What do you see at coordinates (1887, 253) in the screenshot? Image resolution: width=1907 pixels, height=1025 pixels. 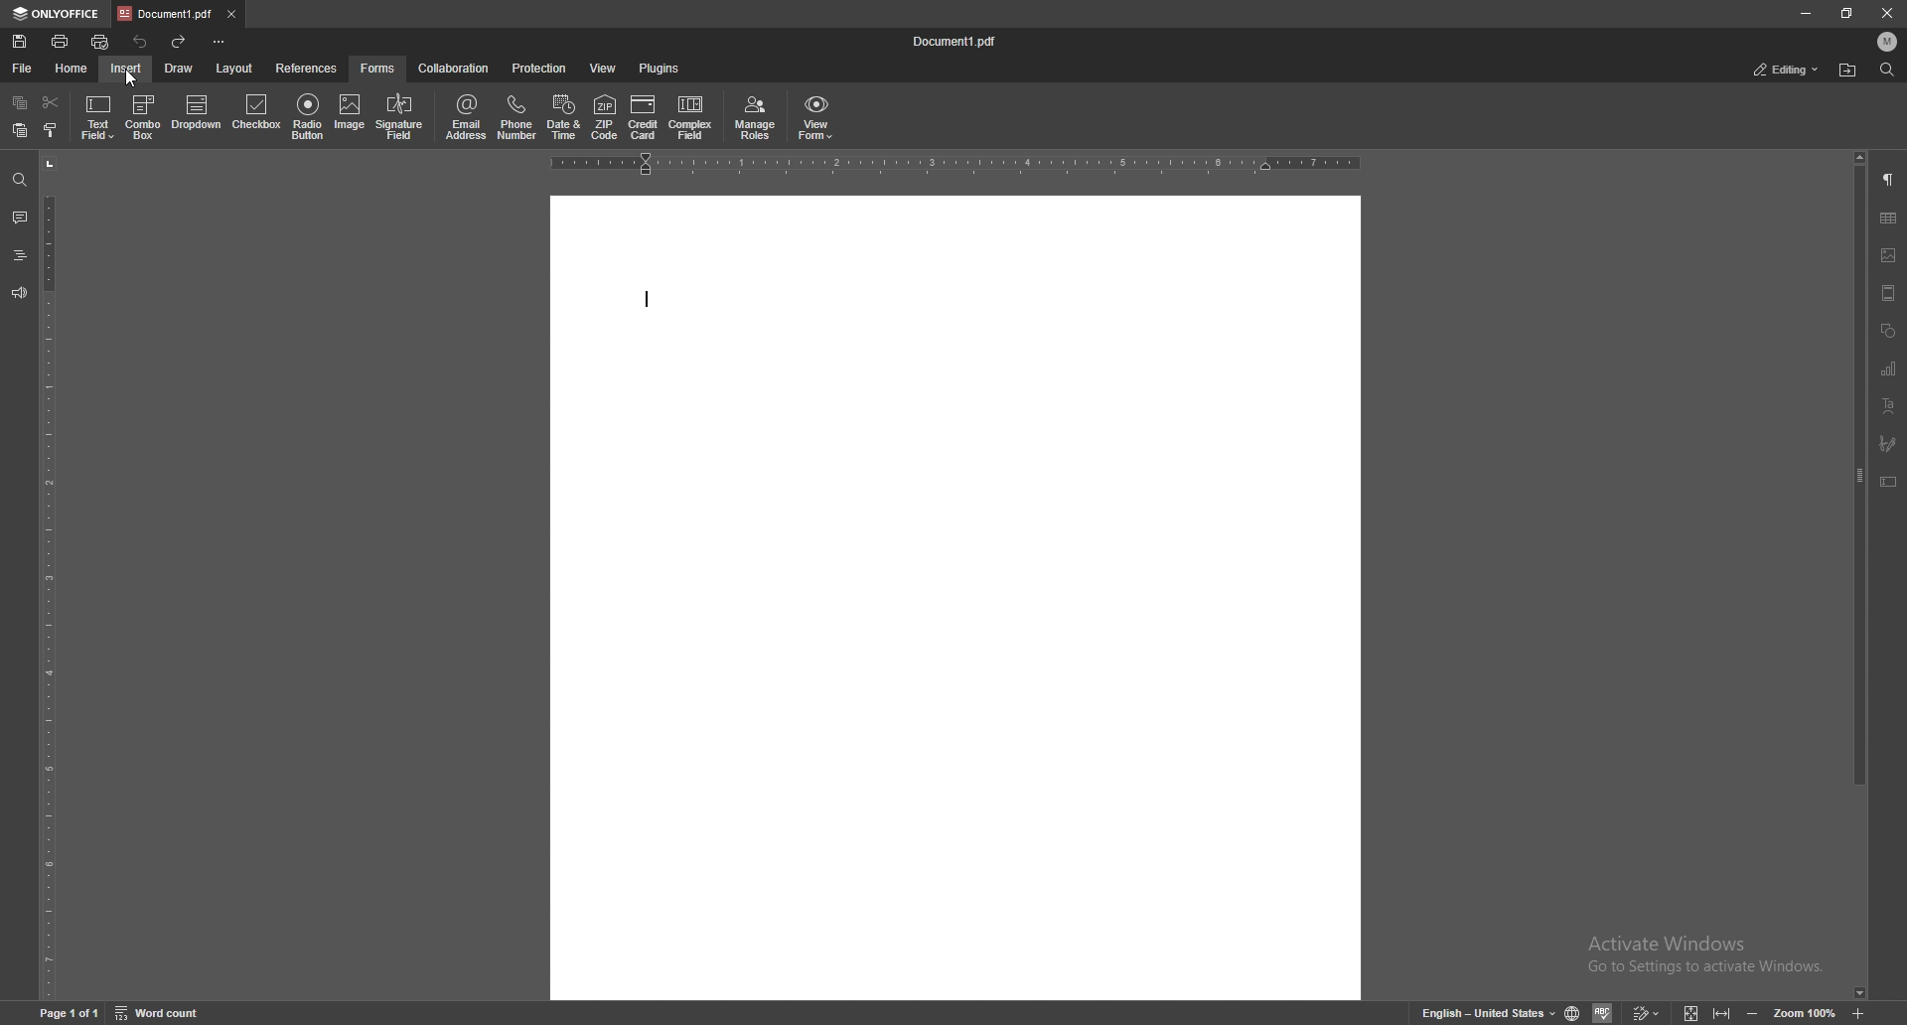 I see `image` at bounding box center [1887, 253].